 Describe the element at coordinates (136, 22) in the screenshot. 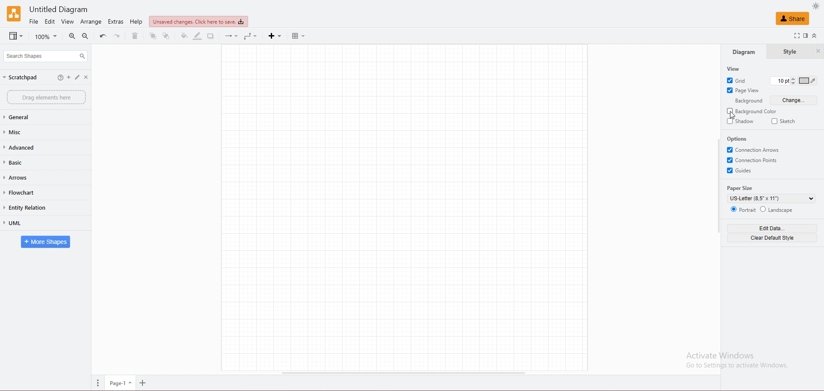

I see `help` at that location.